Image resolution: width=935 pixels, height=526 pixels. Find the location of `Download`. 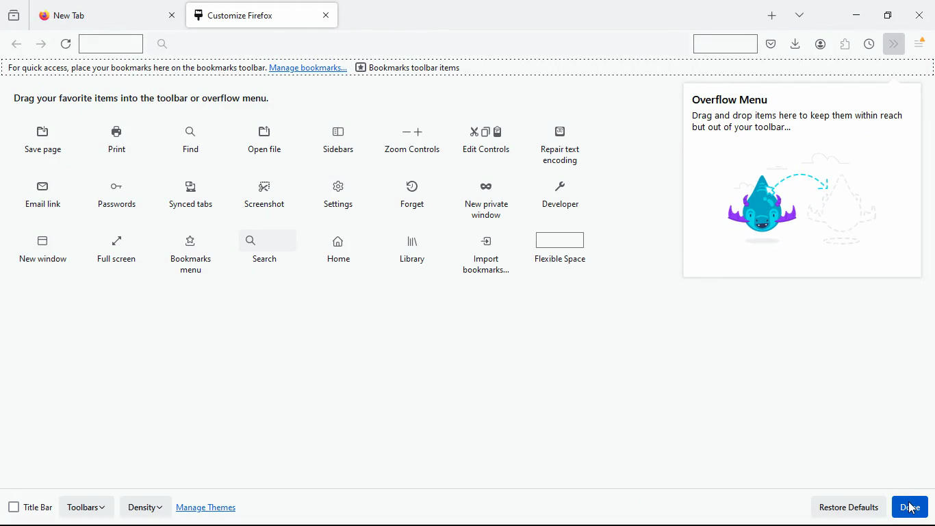

Download is located at coordinates (797, 43).